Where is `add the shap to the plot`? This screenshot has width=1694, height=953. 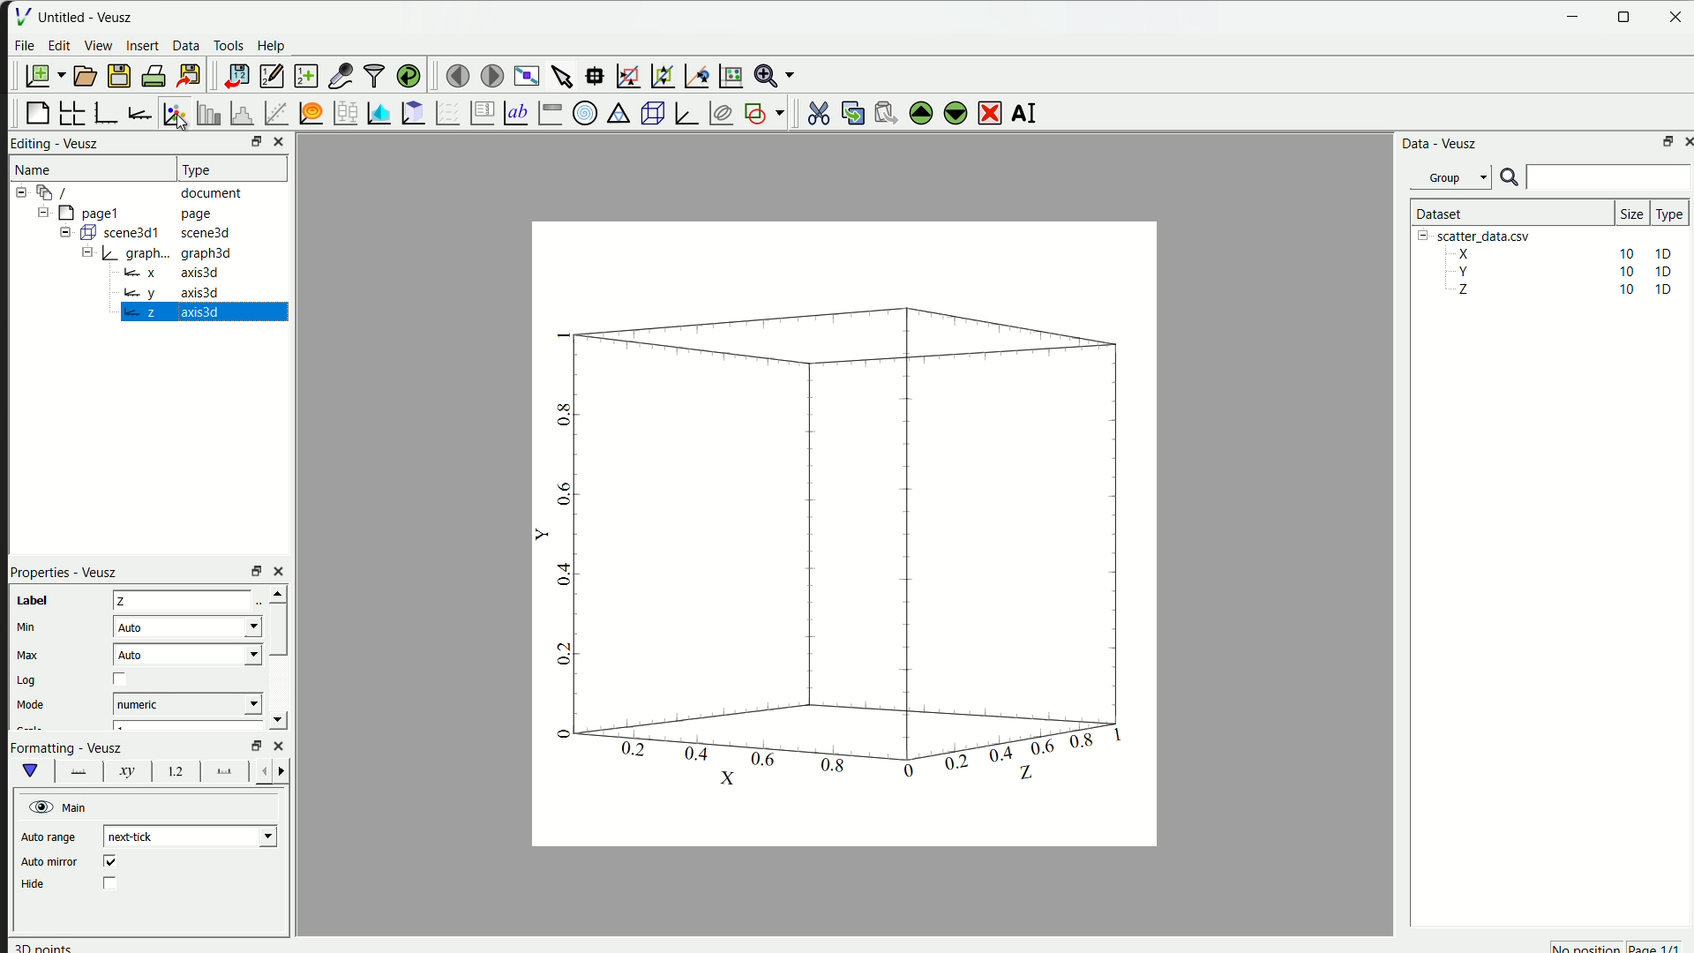
add the shap to the plot is located at coordinates (763, 112).